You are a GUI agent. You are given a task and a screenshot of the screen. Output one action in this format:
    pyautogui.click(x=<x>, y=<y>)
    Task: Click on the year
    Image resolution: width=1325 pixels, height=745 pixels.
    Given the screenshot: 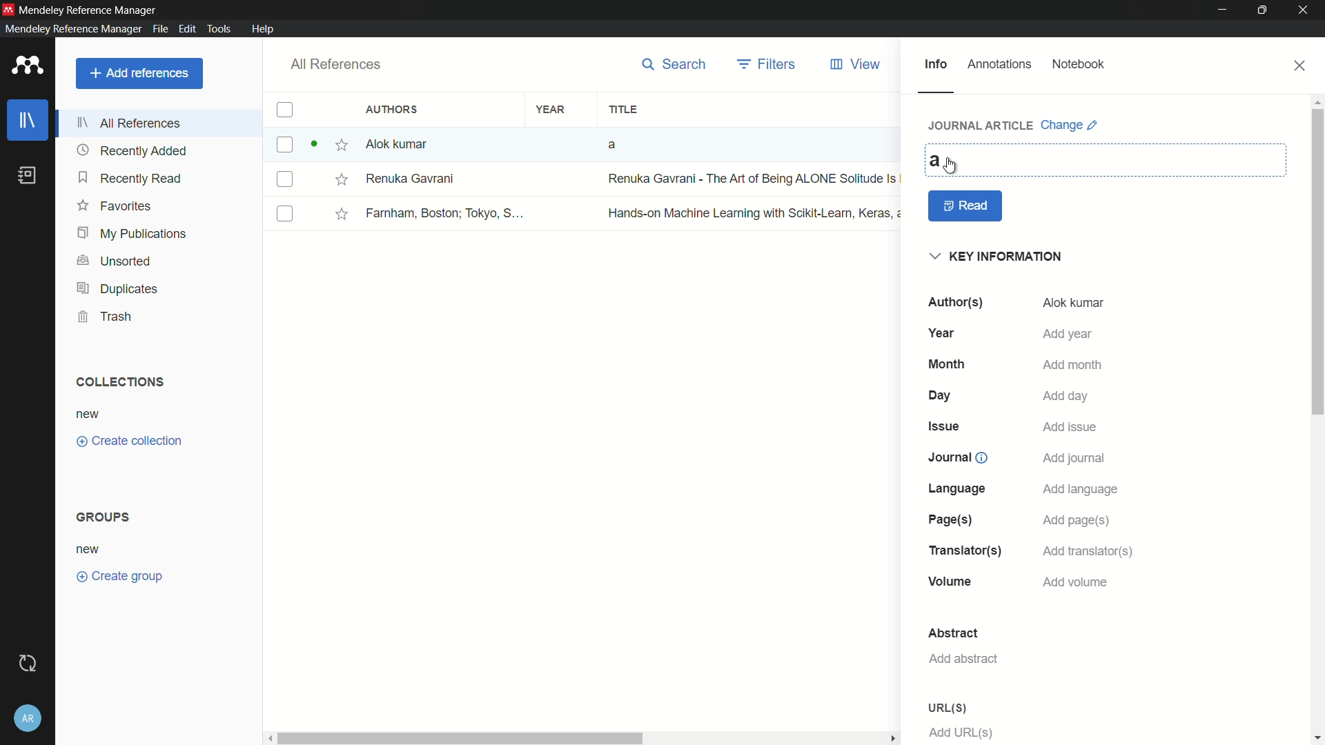 What is the action you would take?
    pyautogui.click(x=945, y=332)
    